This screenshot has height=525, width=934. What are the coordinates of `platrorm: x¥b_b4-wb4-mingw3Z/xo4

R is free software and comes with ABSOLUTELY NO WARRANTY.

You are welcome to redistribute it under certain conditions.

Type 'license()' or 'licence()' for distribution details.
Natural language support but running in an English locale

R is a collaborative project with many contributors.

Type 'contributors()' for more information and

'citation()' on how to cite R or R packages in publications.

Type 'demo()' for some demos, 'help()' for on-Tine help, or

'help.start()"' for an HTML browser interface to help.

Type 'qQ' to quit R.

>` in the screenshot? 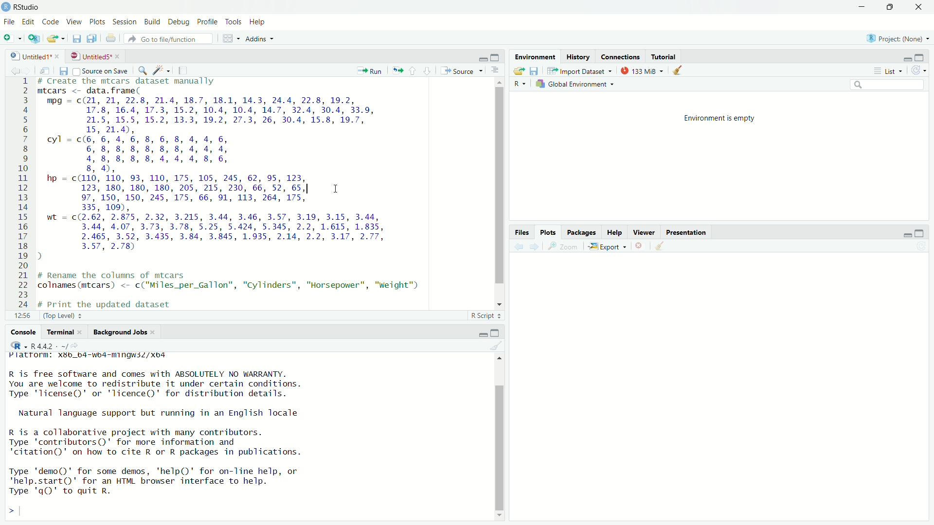 It's located at (187, 435).